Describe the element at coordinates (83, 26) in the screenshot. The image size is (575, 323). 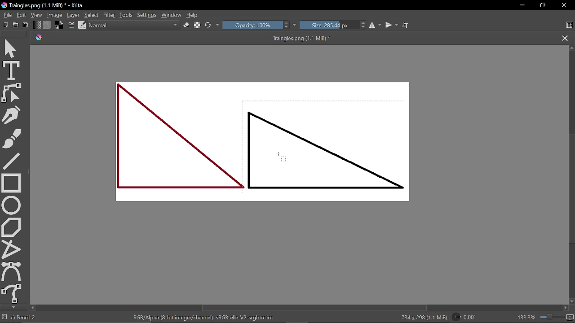
I see `Edit brush preset` at that location.